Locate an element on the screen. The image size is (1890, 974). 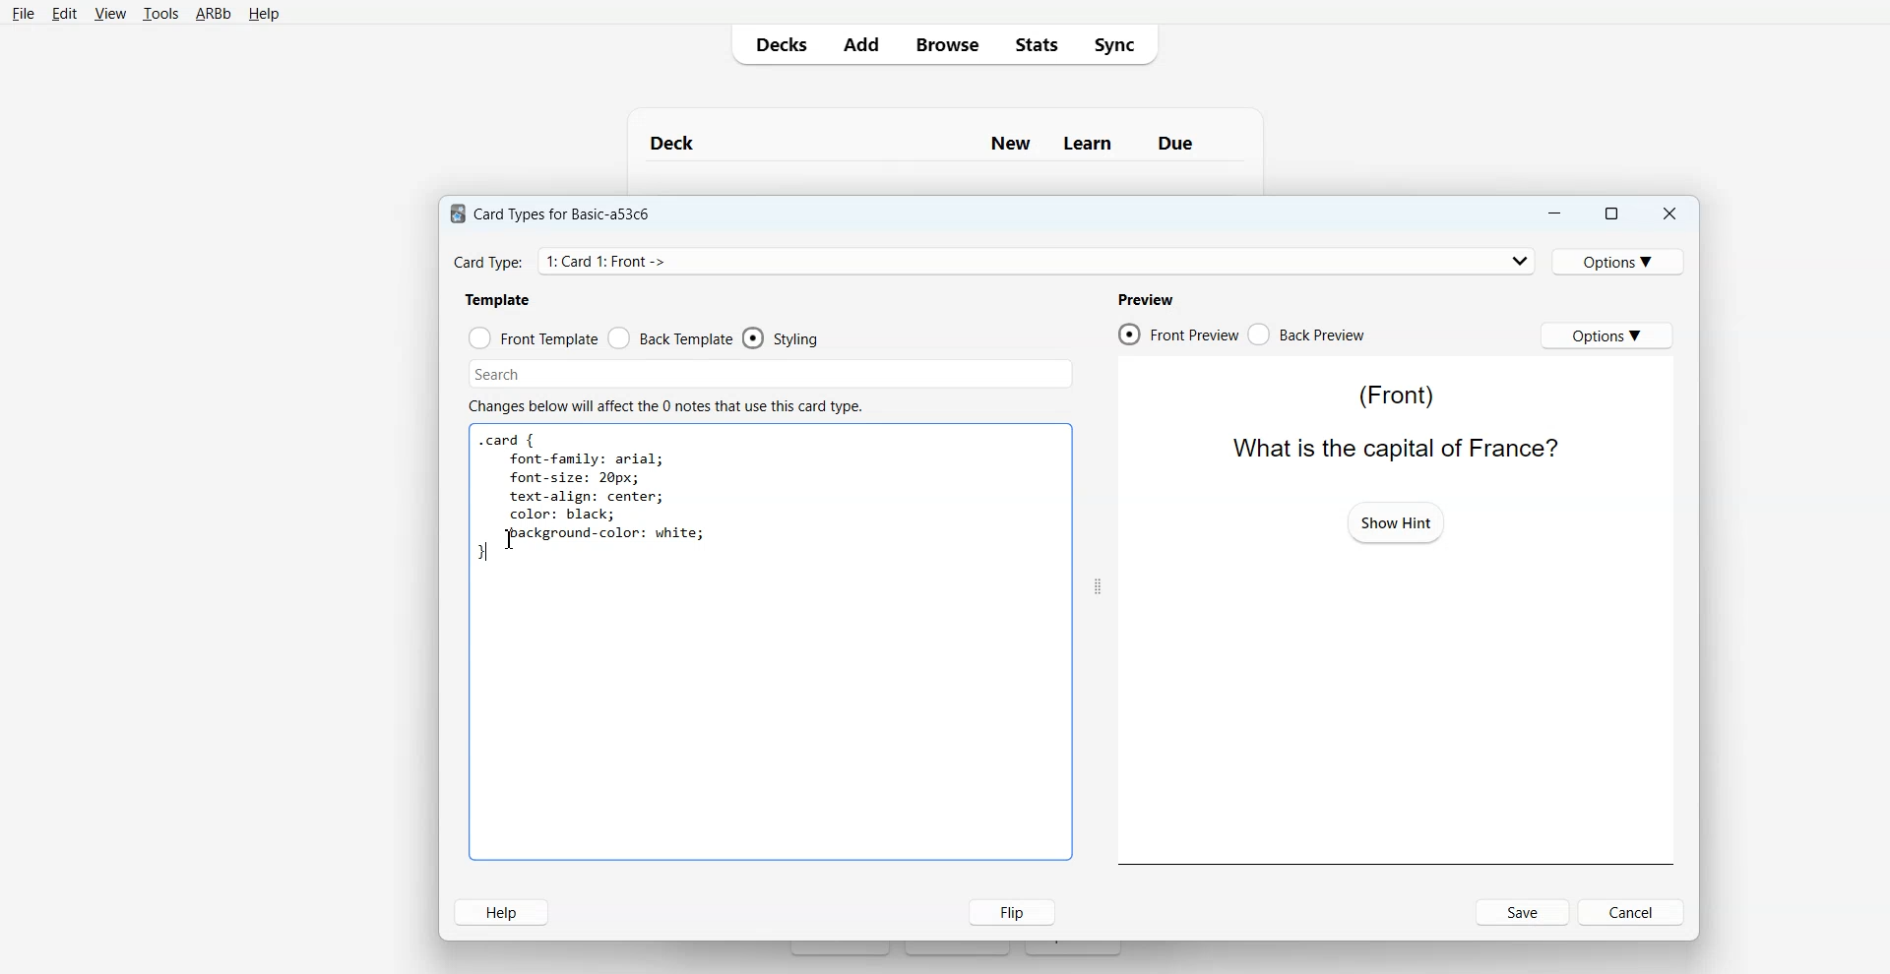
Close is located at coordinates (1669, 214).